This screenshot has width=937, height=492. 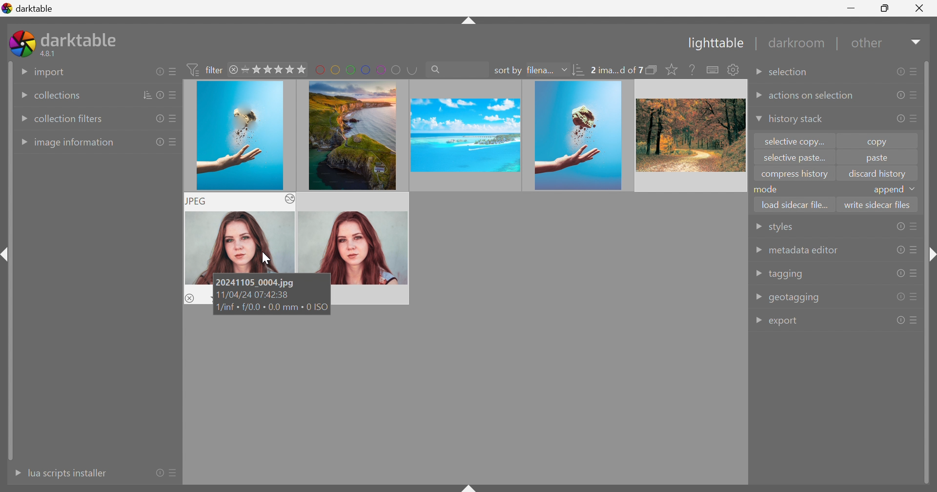 What do you see at coordinates (652, 70) in the screenshot?
I see `collapse grouped images` at bounding box center [652, 70].